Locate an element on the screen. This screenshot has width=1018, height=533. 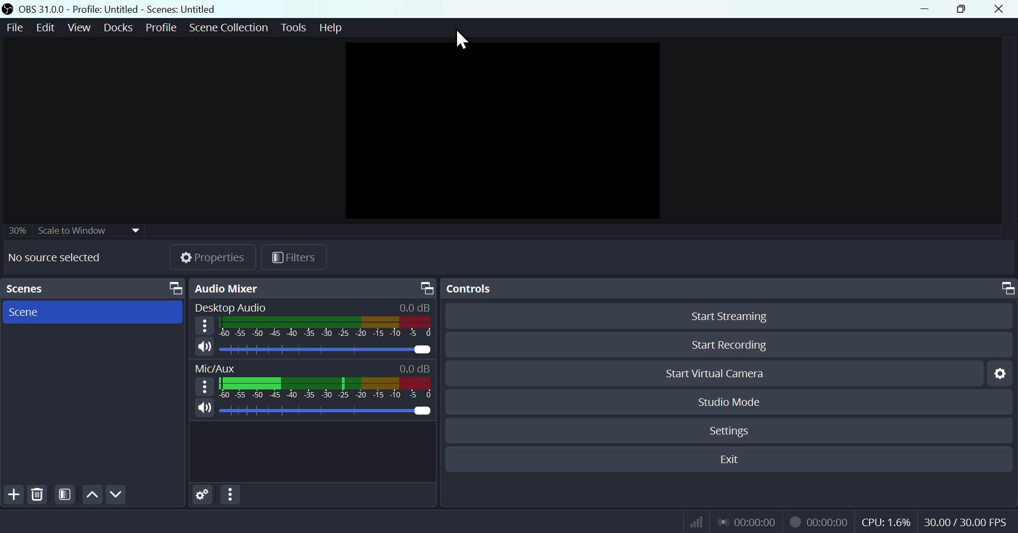
scene is located at coordinates (94, 312).